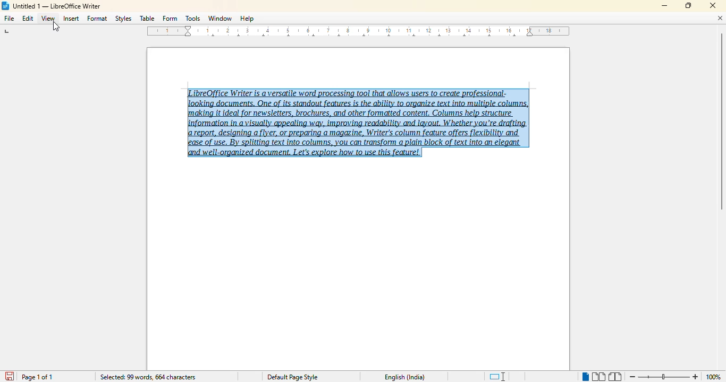 This screenshot has height=382, width=726. What do you see at coordinates (665, 5) in the screenshot?
I see `minimize` at bounding box center [665, 5].